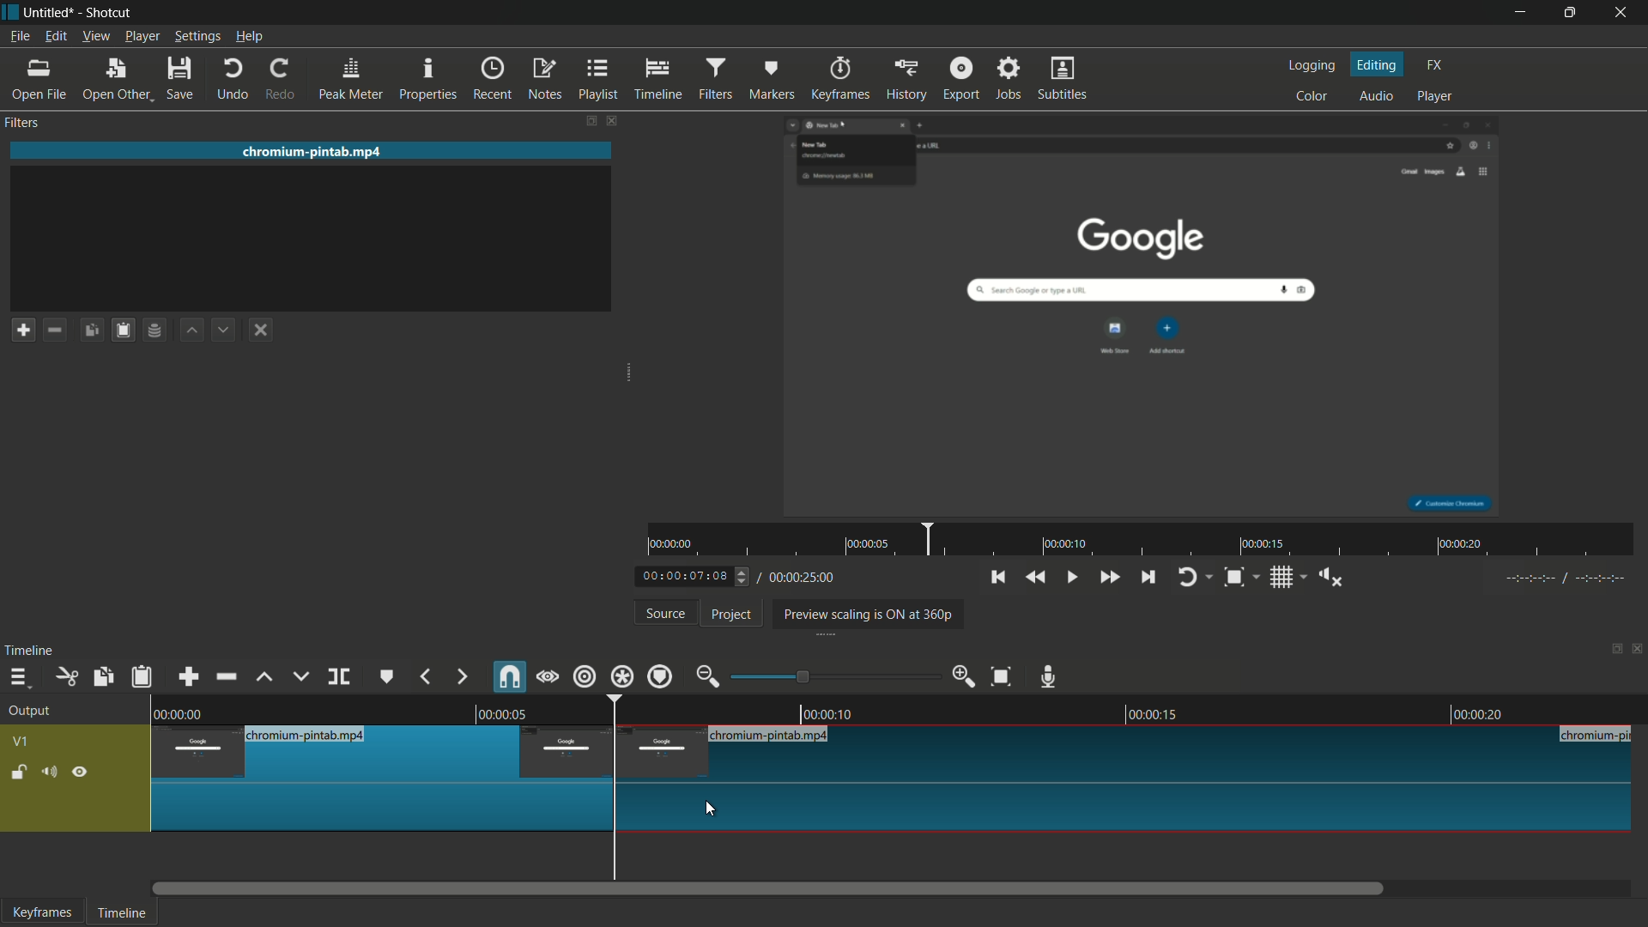  I want to click on record audio, so click(1049, 678).